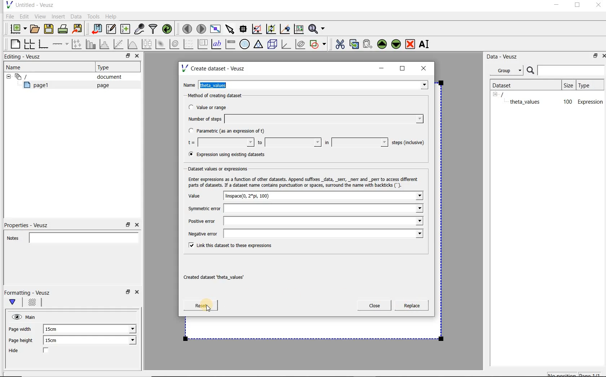 Image resolution: width=606 pixels, height=377 pixels. I want to click on steps (inclusive), so click(408, 143).